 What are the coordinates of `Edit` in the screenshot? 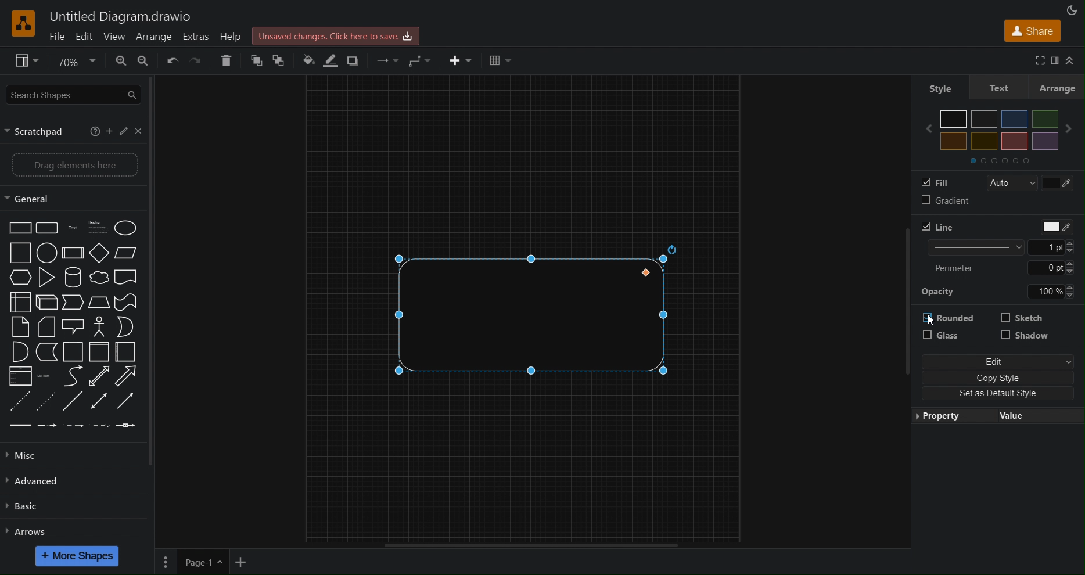 It's located at (84, 37).